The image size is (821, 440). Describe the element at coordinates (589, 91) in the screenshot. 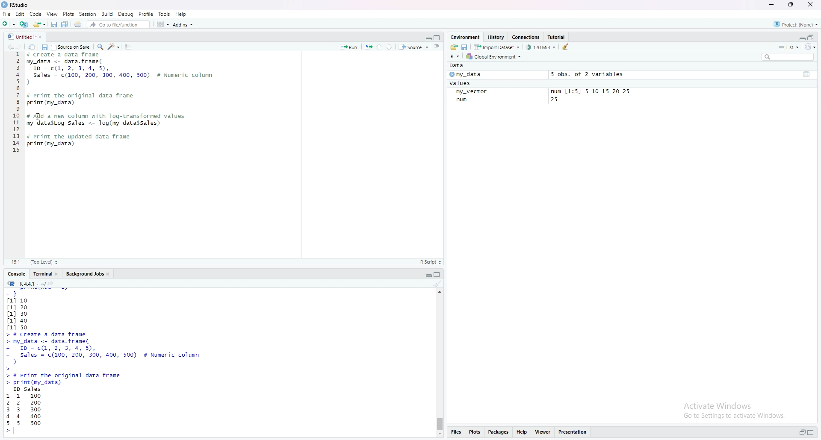

I see `num [1:5] 5 10 15 20 25` at that location.